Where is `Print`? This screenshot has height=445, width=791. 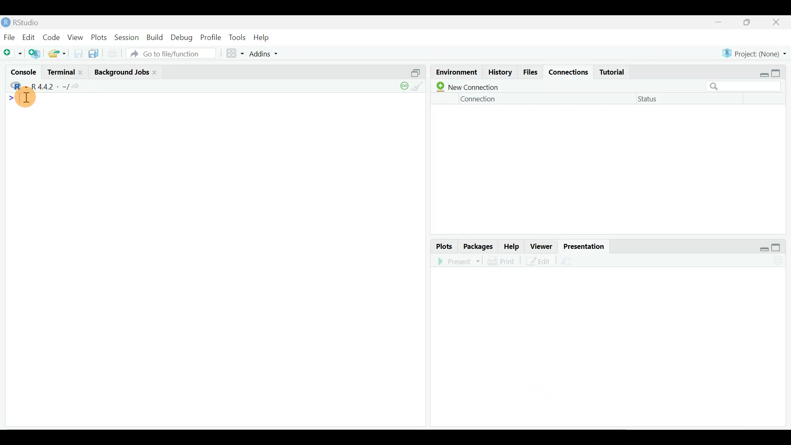 Print is located at coordinates (502, 259).